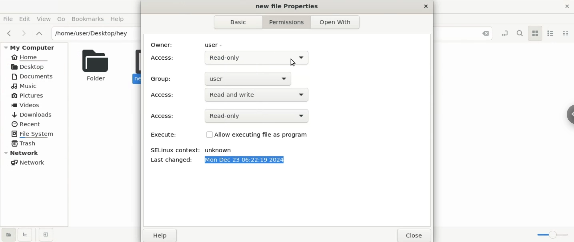 This screenshot has width=574, height=242. What do you see at coordinates (293, 63) in the screenshot?
I see `cursor` at bounding box center [293, 63].